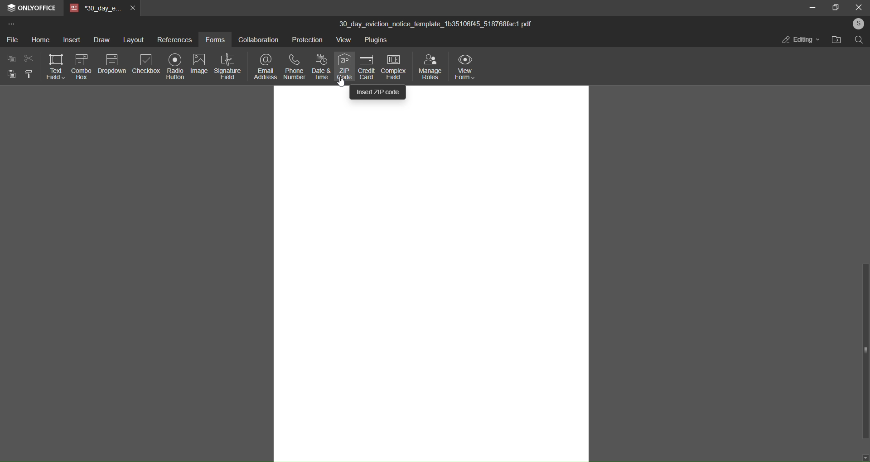 The image size is (870, 462). I want to click on image, so click(198, 63).